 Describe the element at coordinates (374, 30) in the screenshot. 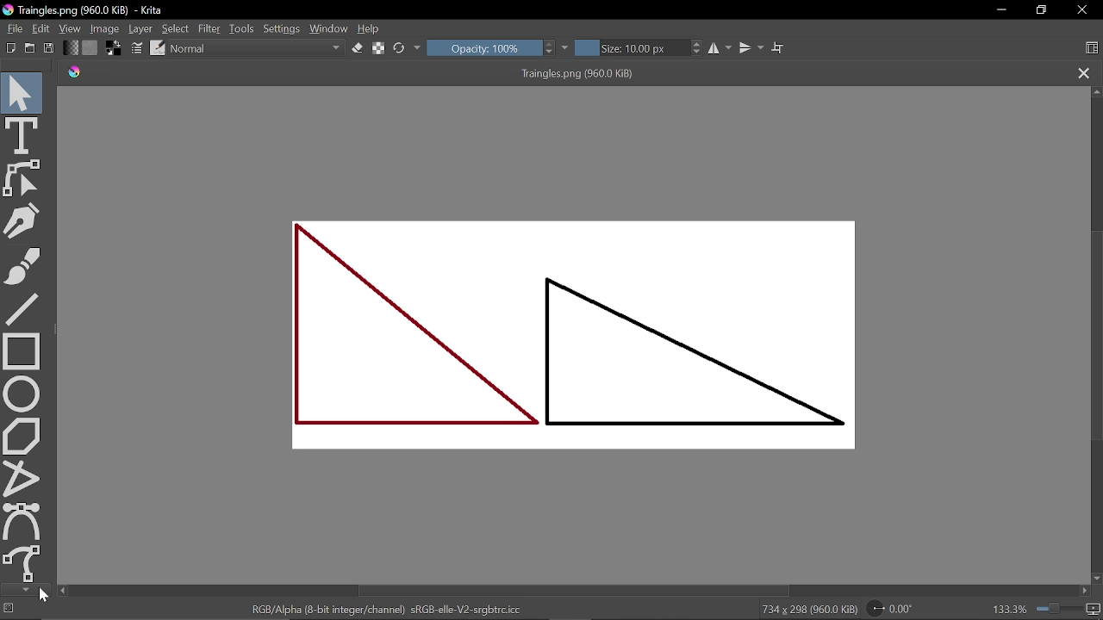

I see `Help` at that location.